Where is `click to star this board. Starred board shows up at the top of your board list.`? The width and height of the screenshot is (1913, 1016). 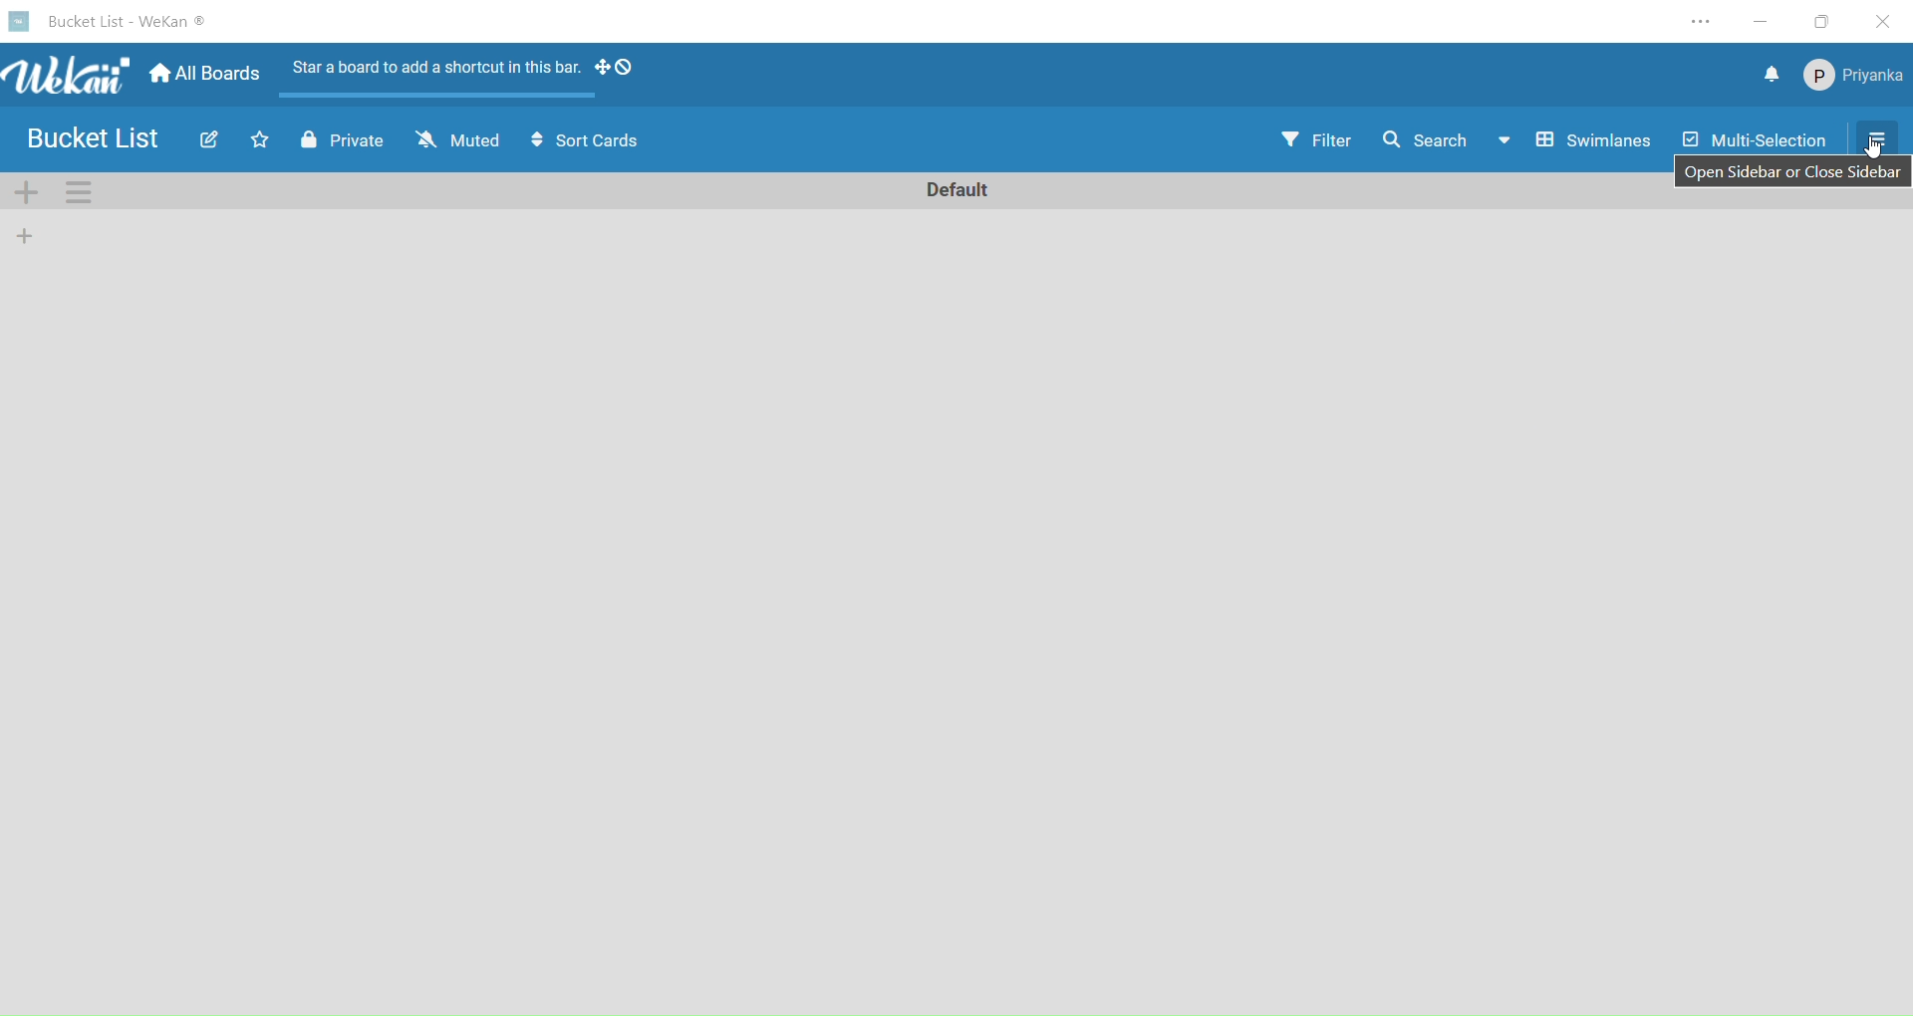 click to star this board. Starred board shows up at the top of your board list. is located at coordinates (260, 139).